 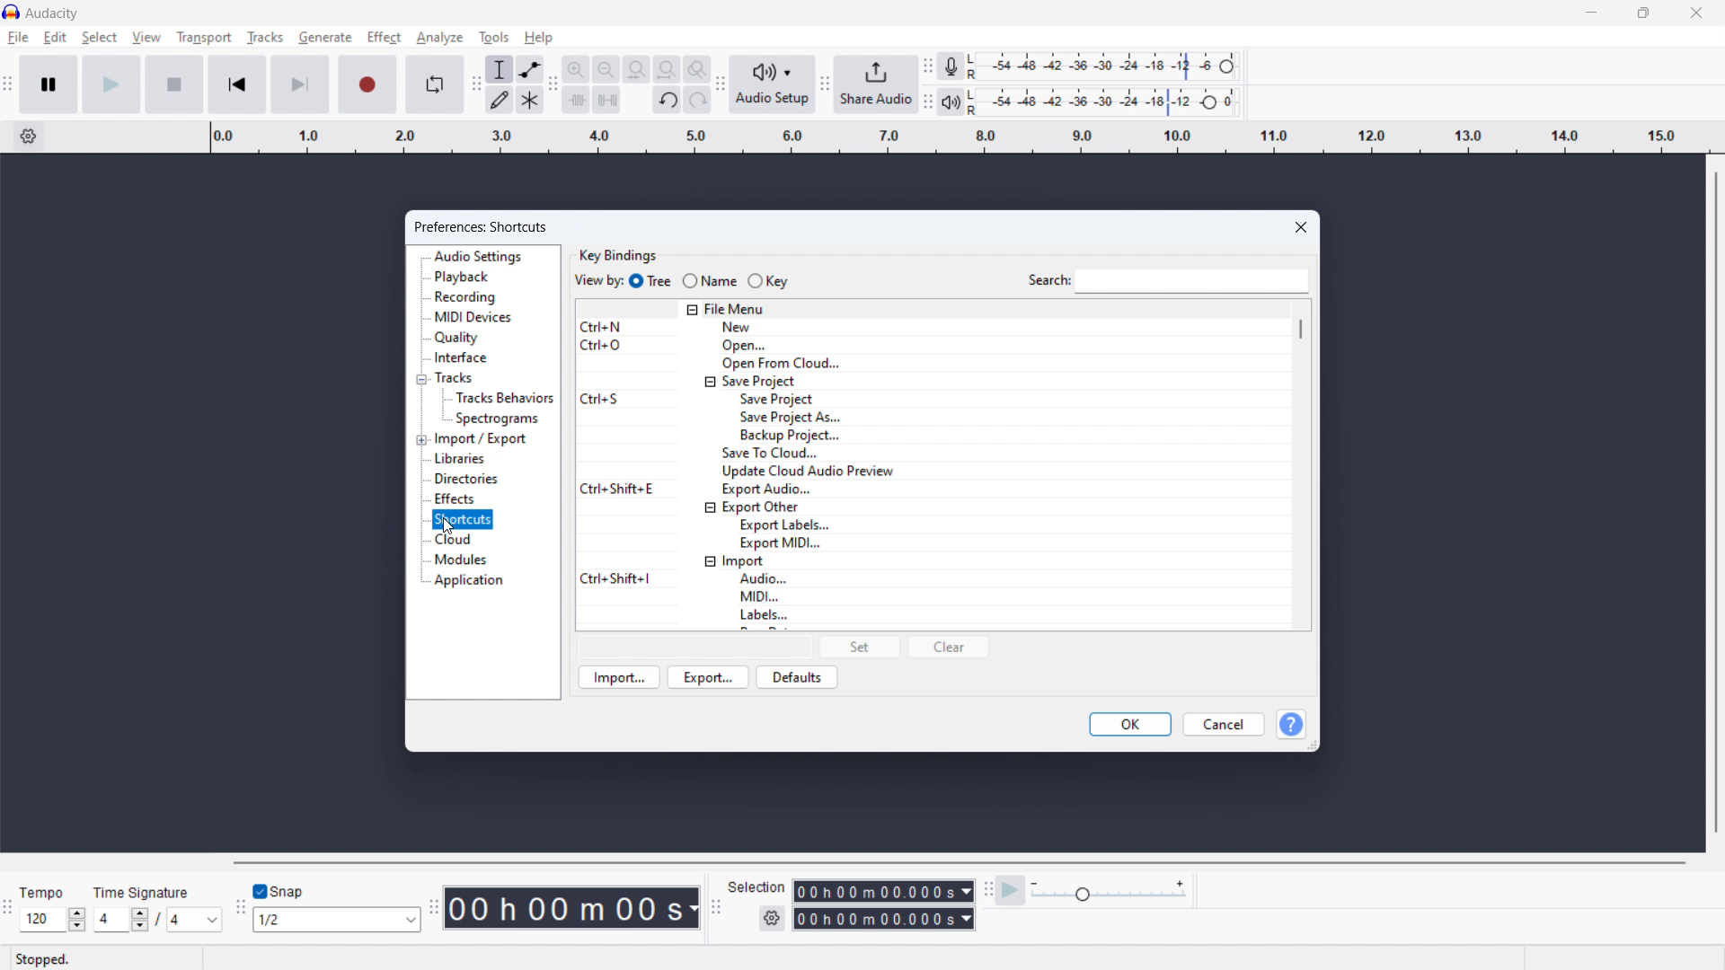 What do you see at coordinates (1130, 724) in the screenshot?
I see `ok` at bounding box center [1130, 724].